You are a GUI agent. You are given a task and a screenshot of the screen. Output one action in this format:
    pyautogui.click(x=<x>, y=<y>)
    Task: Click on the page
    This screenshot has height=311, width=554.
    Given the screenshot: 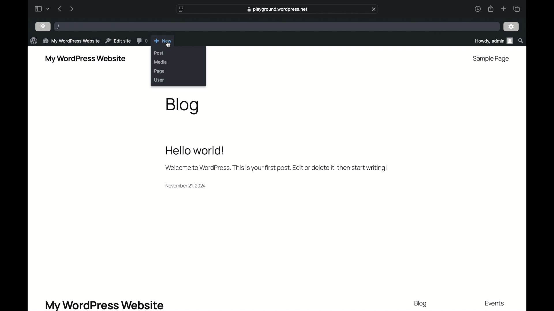 What is the action you would take?
    pyautogui.click(x=159, y=71)
    